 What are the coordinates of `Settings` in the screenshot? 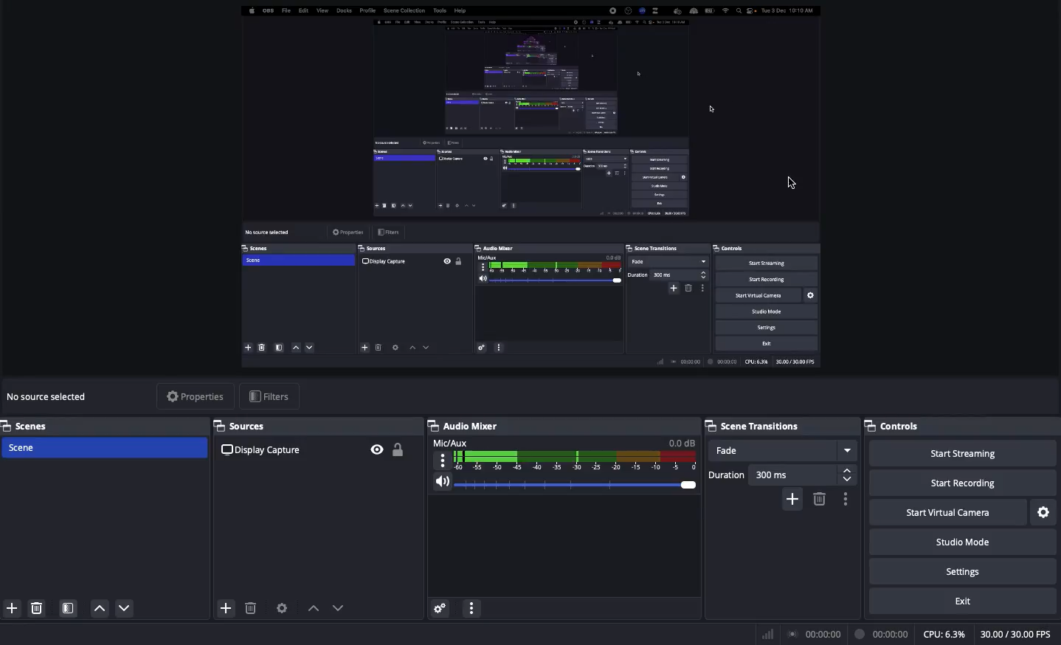 It's located at (1045, 513).